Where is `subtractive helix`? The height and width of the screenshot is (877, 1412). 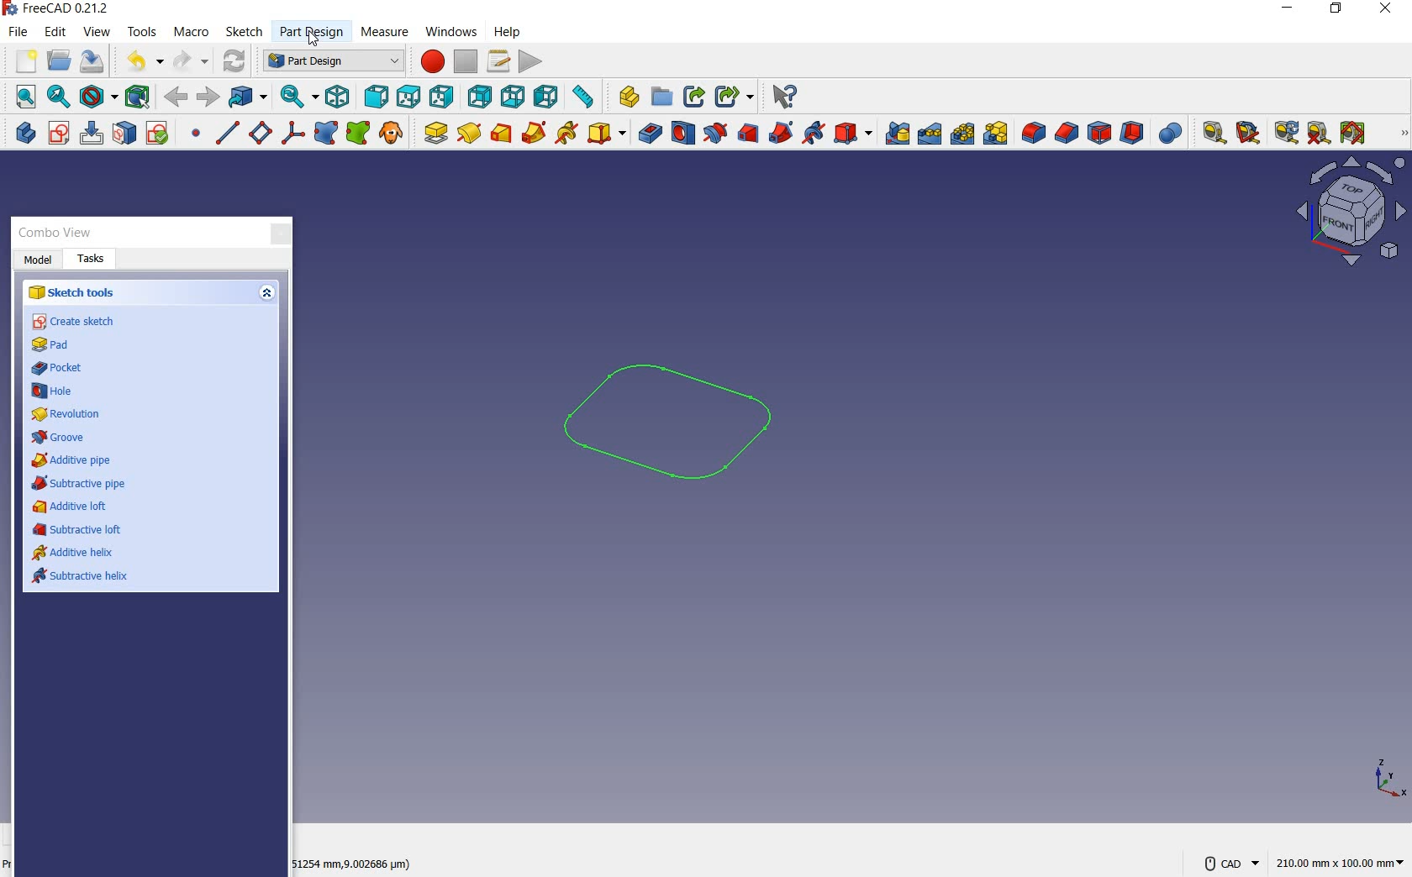
subtractive helix is located at coordinates (813, 134).